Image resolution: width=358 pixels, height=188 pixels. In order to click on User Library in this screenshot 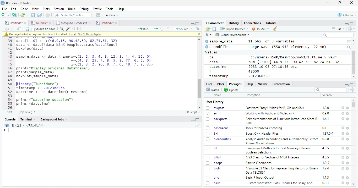, I will do `click(215, 102)`.